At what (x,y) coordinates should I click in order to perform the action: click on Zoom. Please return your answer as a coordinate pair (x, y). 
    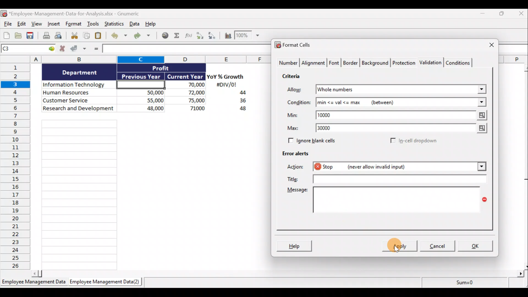
    Looking at the image, I should click on (248, 37).